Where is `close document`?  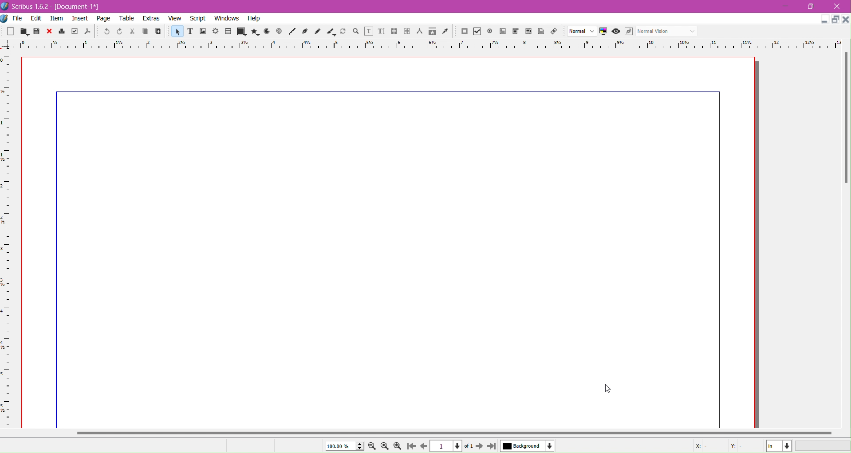
close document is located at coordinates (846, 20).